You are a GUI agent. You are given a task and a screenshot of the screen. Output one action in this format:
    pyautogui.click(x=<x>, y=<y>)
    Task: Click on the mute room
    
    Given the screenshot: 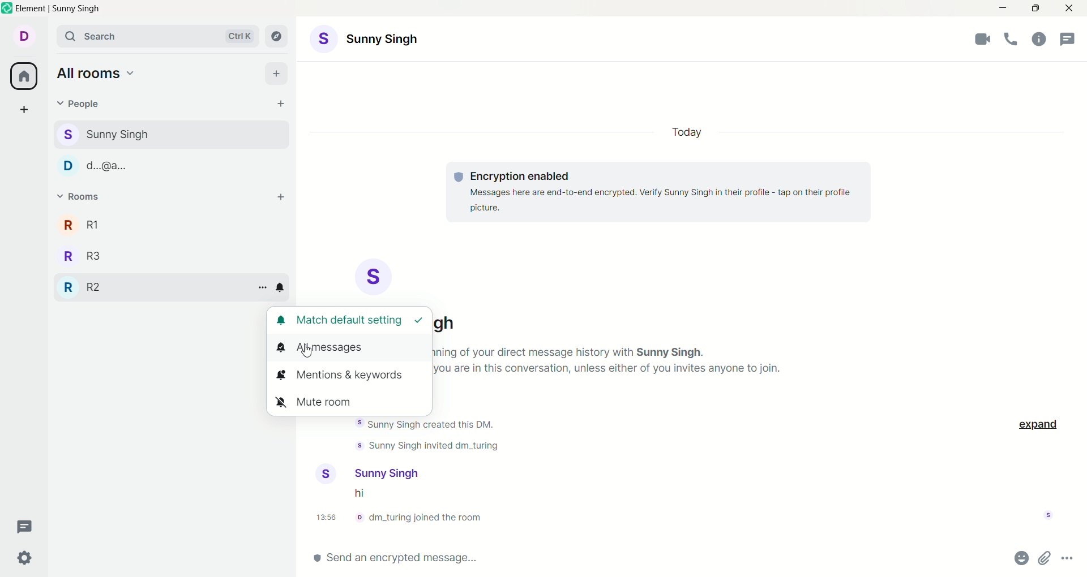 What is the action you would take?
    pyautogui.click(x=321, y=402)
    